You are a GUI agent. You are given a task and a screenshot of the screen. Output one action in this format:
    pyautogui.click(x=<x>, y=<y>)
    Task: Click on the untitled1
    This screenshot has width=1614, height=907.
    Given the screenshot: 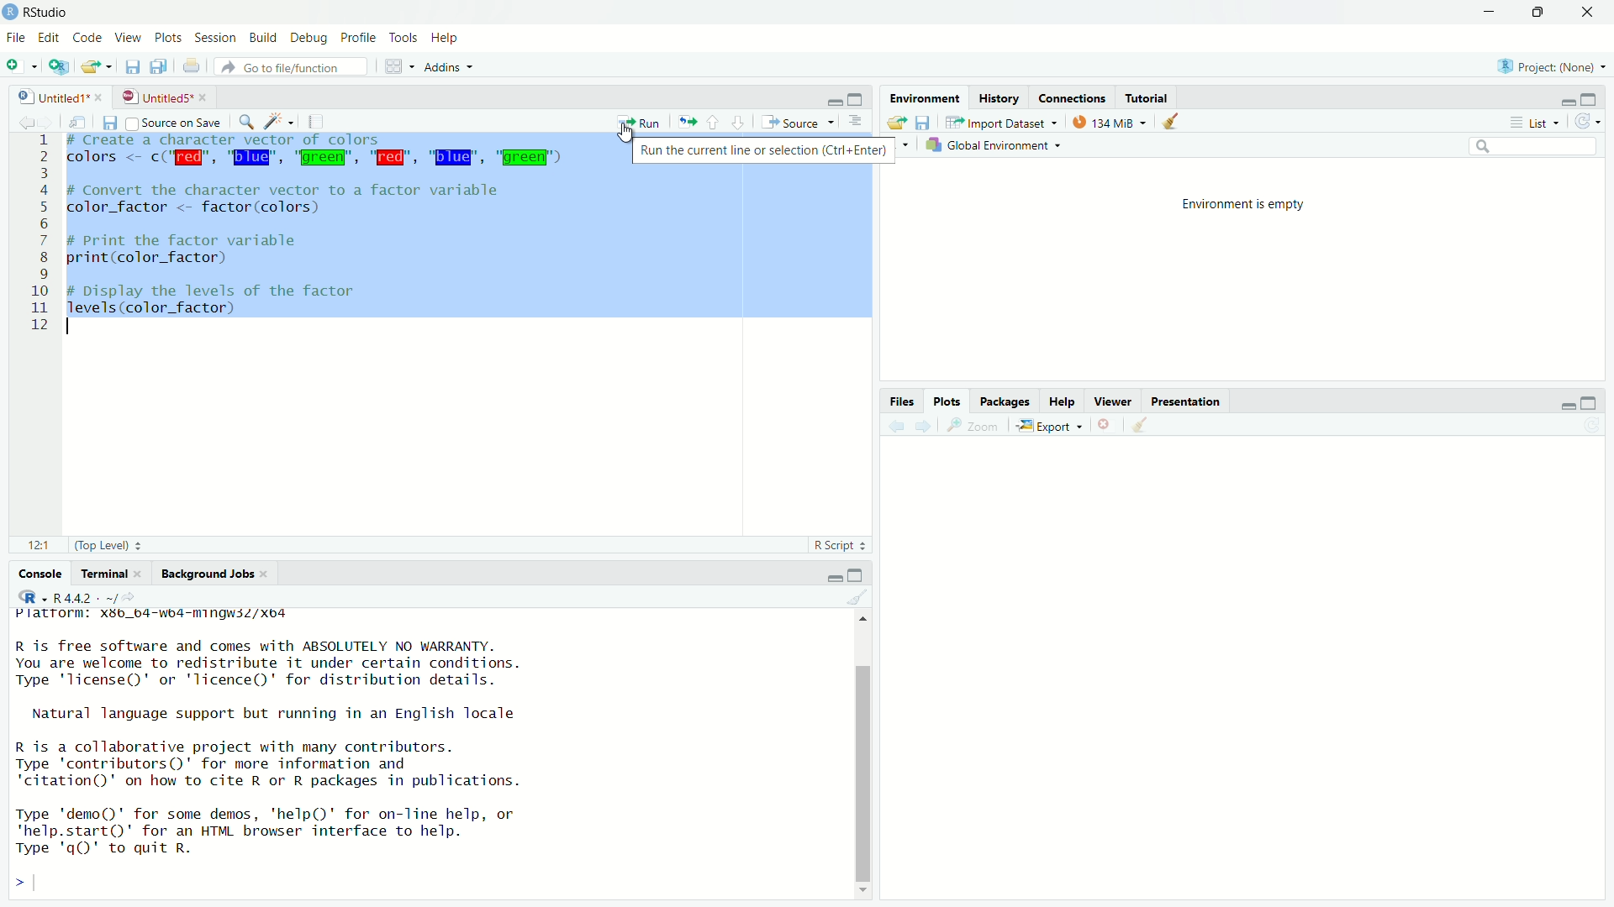 What is the action you would take?
    pyautogui.click(x=44, y=97)
    